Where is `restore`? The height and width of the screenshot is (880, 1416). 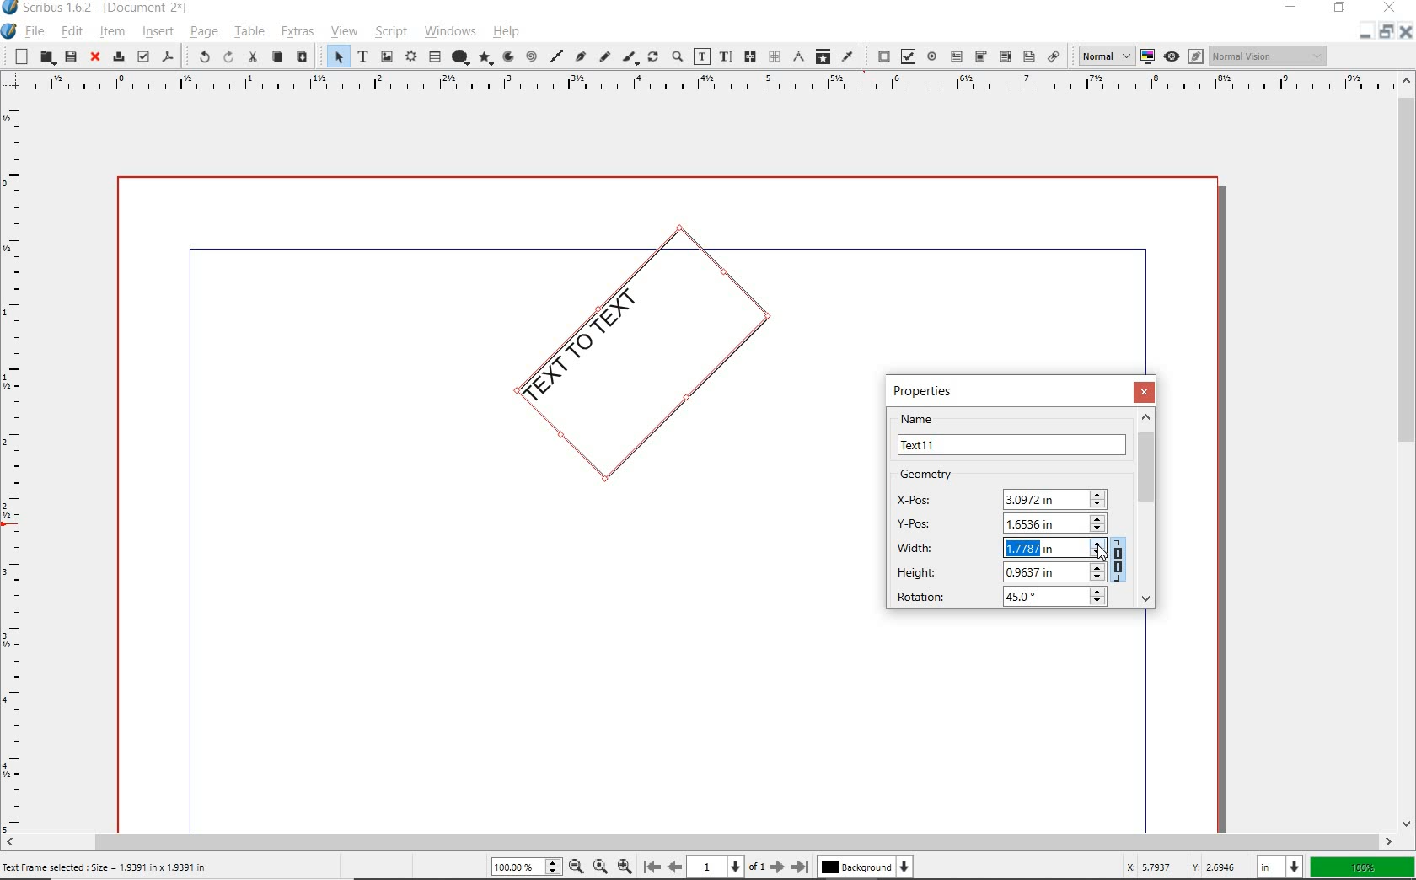
restore is located at coordinates (1388, 35).